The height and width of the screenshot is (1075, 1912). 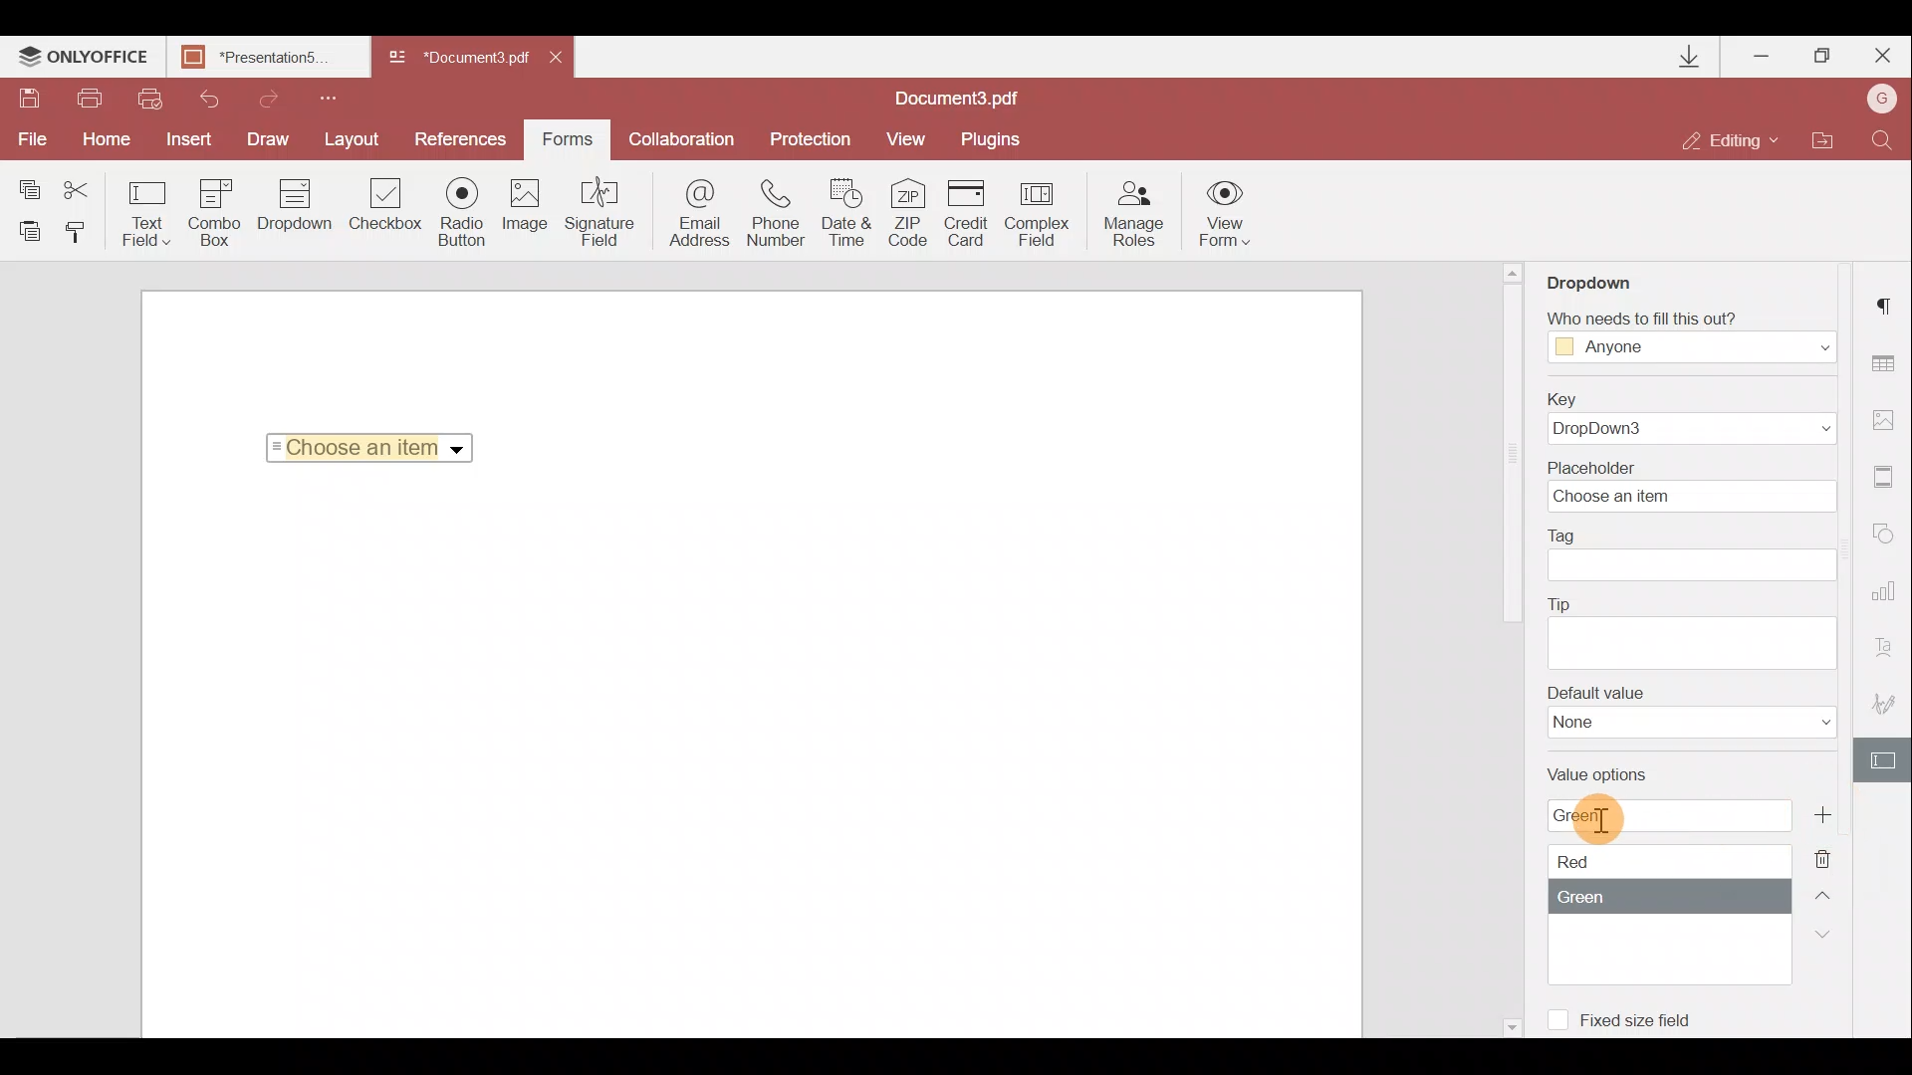 I want to click on Document name, so click(x=456, y=59).